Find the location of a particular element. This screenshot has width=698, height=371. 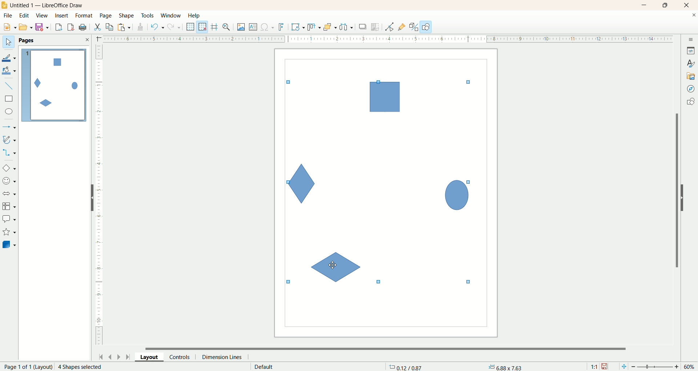

allign object is located at coordinates (314, 27).